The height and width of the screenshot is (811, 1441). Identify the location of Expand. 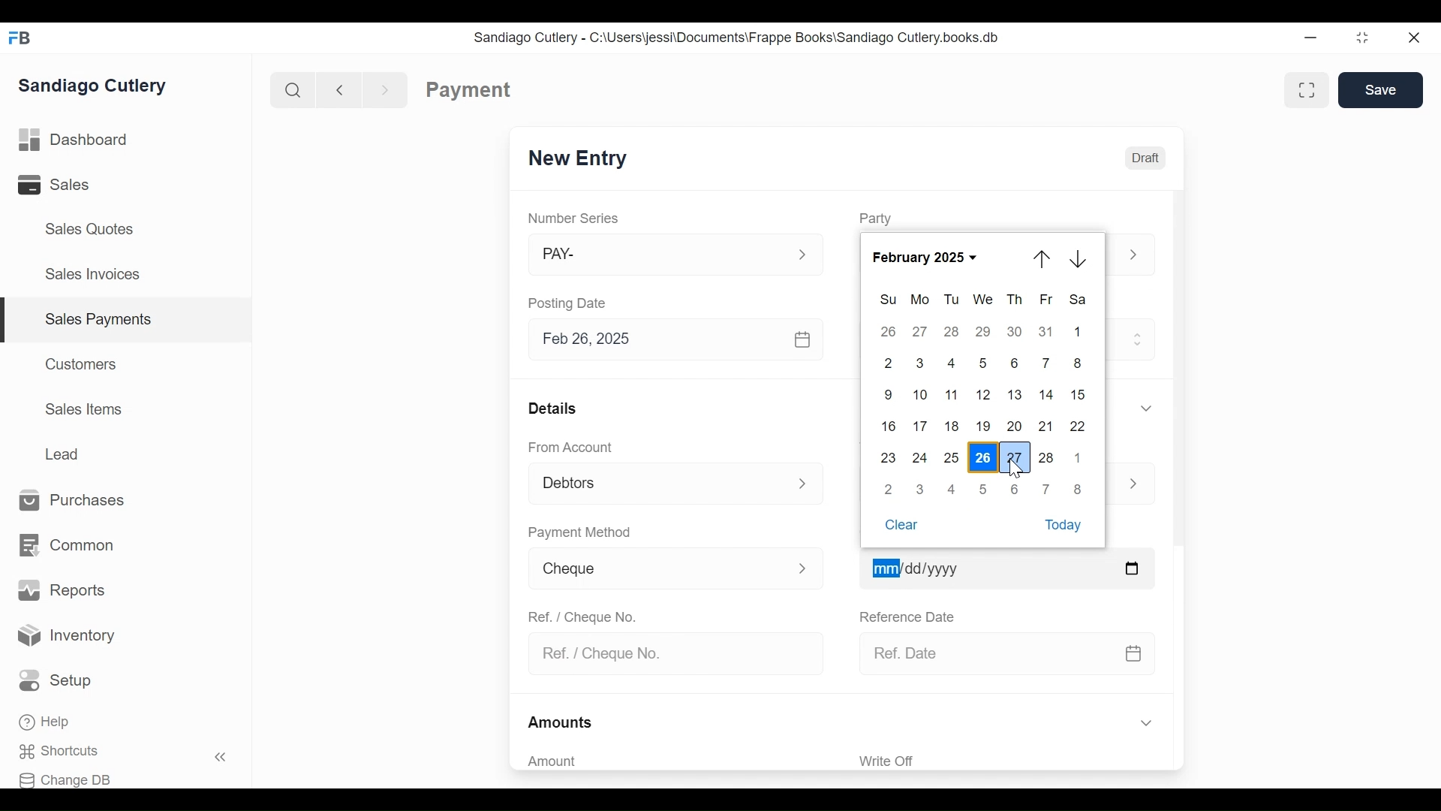
(802, 567).